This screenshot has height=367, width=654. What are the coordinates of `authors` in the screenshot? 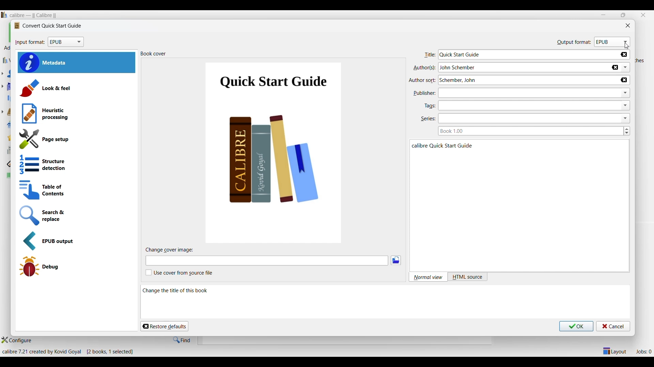 It's located at (423, 68).